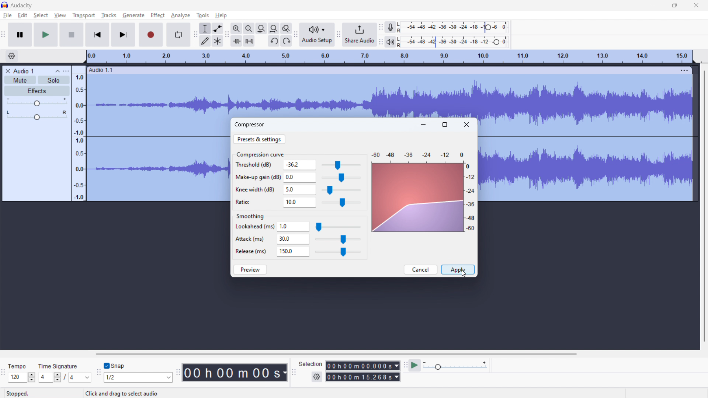 This screenshot has width=708, height=398. What do you see at coordinates (464, 274) in the screenshot?
I see `cursor` at bounding box center [464, 274].